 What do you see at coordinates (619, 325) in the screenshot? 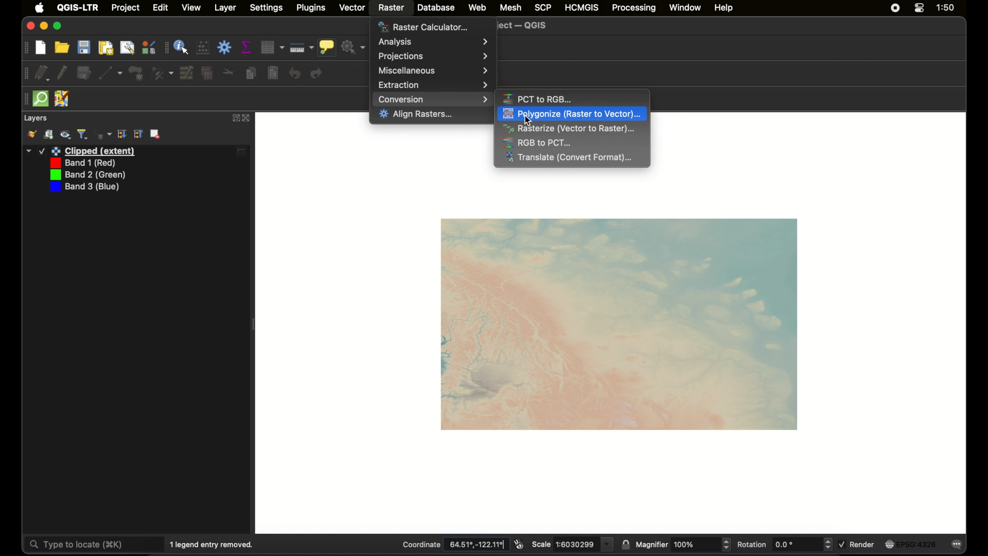
I see `raster map` at bounding box center [619, 325].